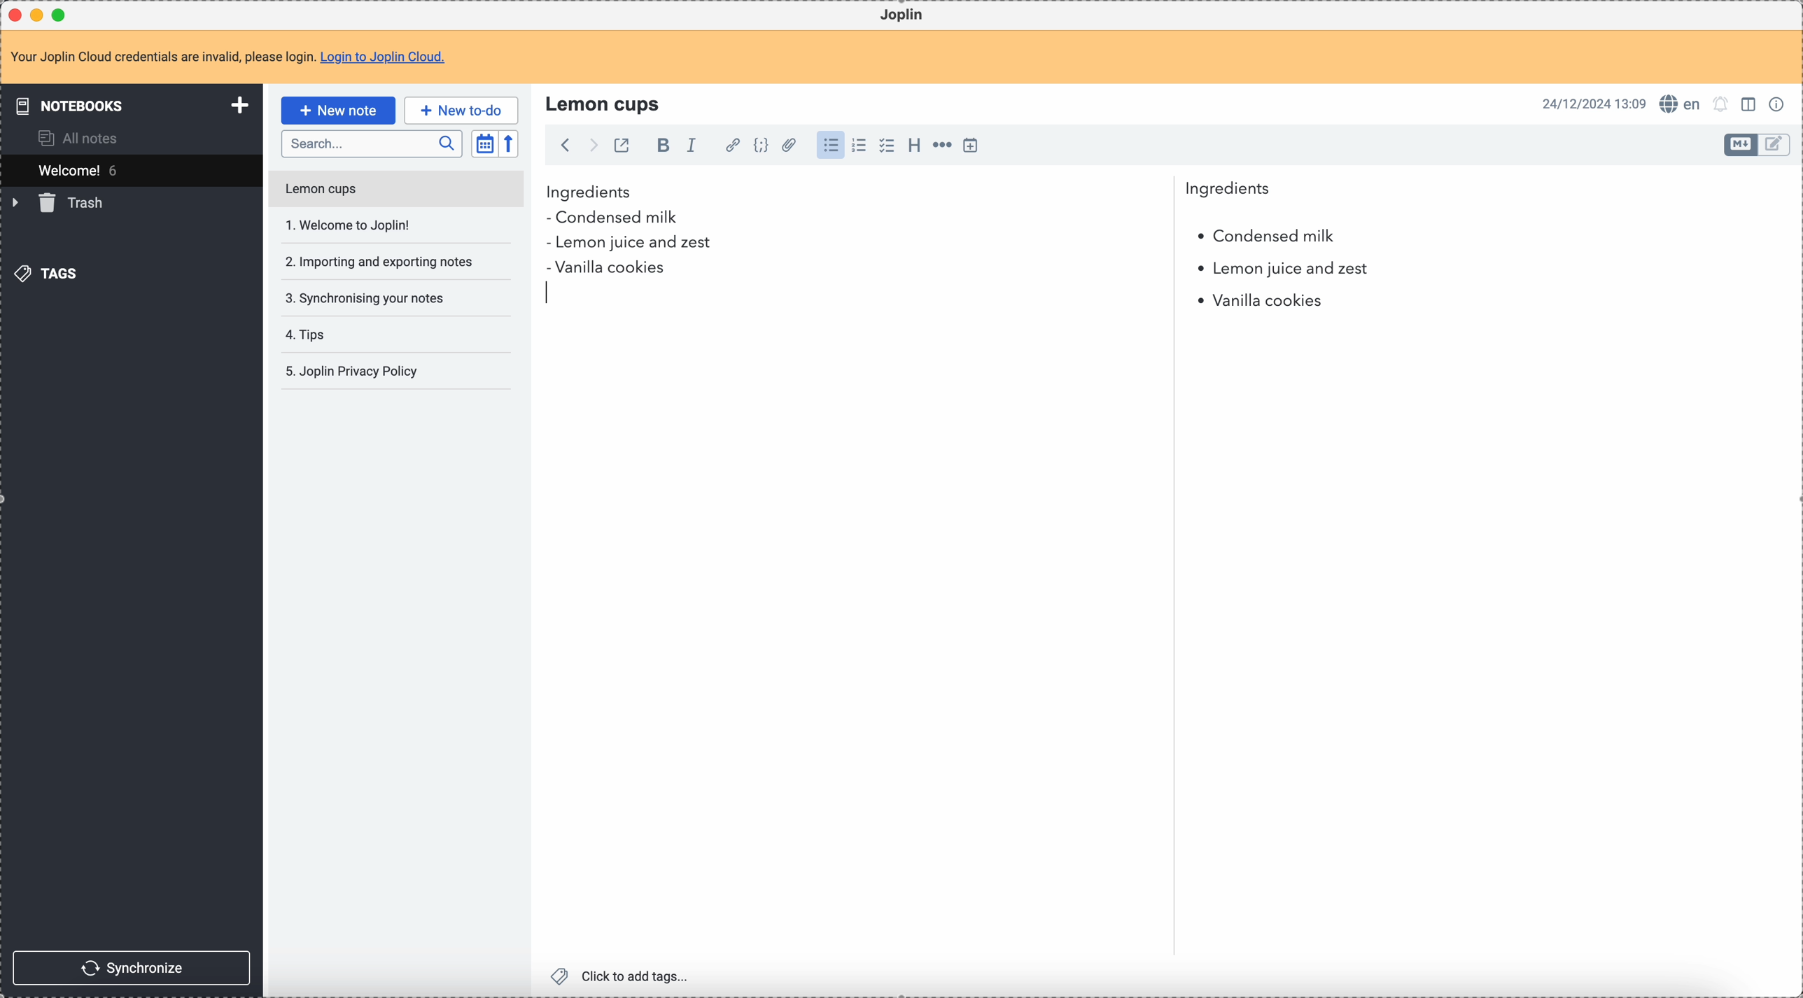  What do you see at coordinates (940, 147) in the screenshot?
I see `horizontal rule` at bounding box center [940, 147].